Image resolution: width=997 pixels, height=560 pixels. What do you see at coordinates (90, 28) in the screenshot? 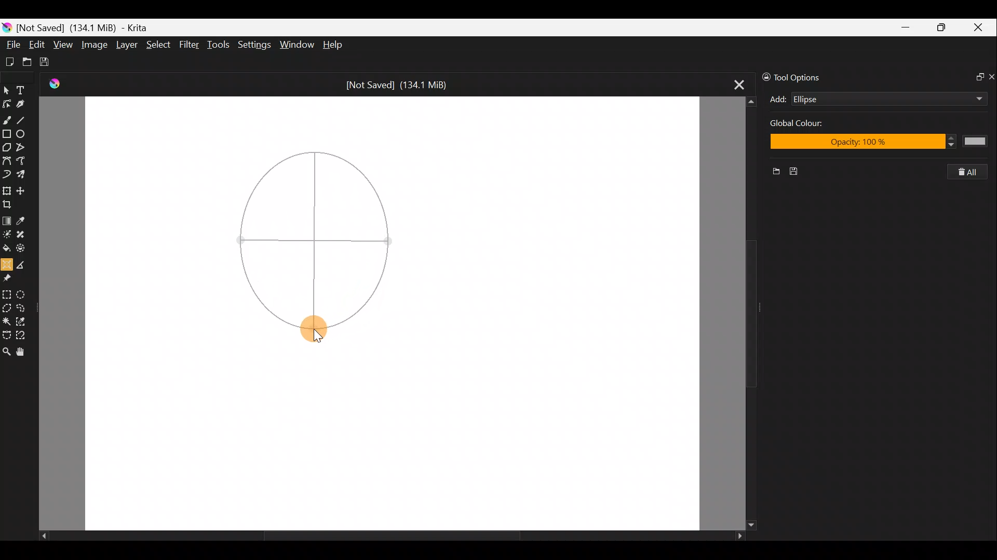
I see `[Not Saved] (134.1 MiB) - Krita` at bounding box center [90, 28].